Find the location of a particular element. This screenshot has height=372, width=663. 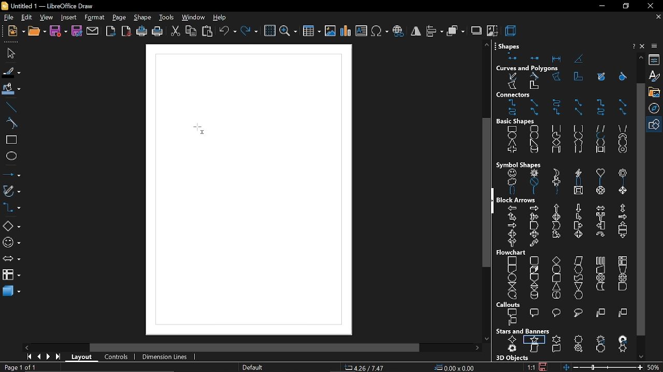

close is located at coordinates (650, 6).